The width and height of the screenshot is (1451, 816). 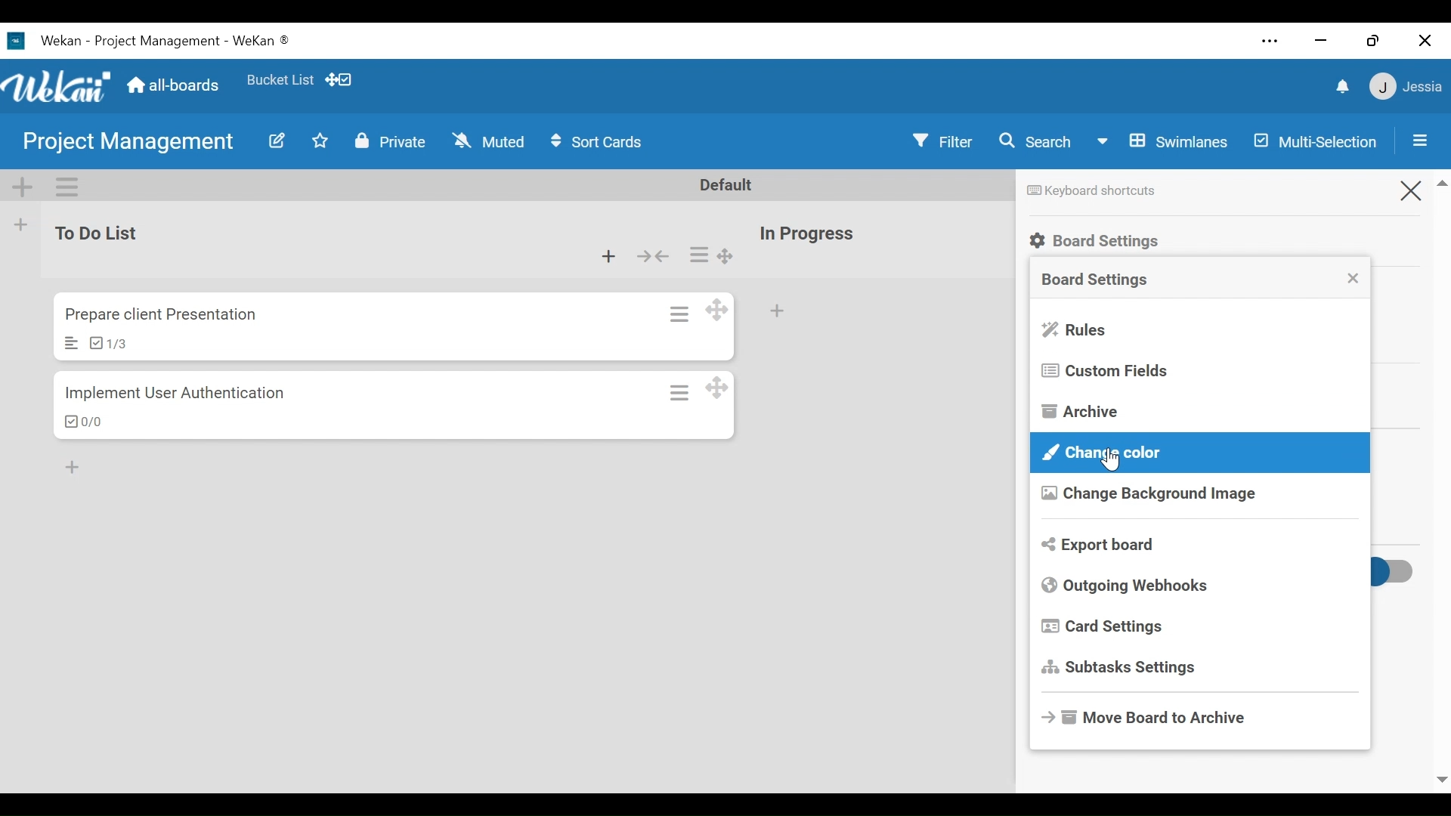 What do you see at coordinates (1403, 87) in the screenshot?
I see `member` at bounding box center [1403, 87].